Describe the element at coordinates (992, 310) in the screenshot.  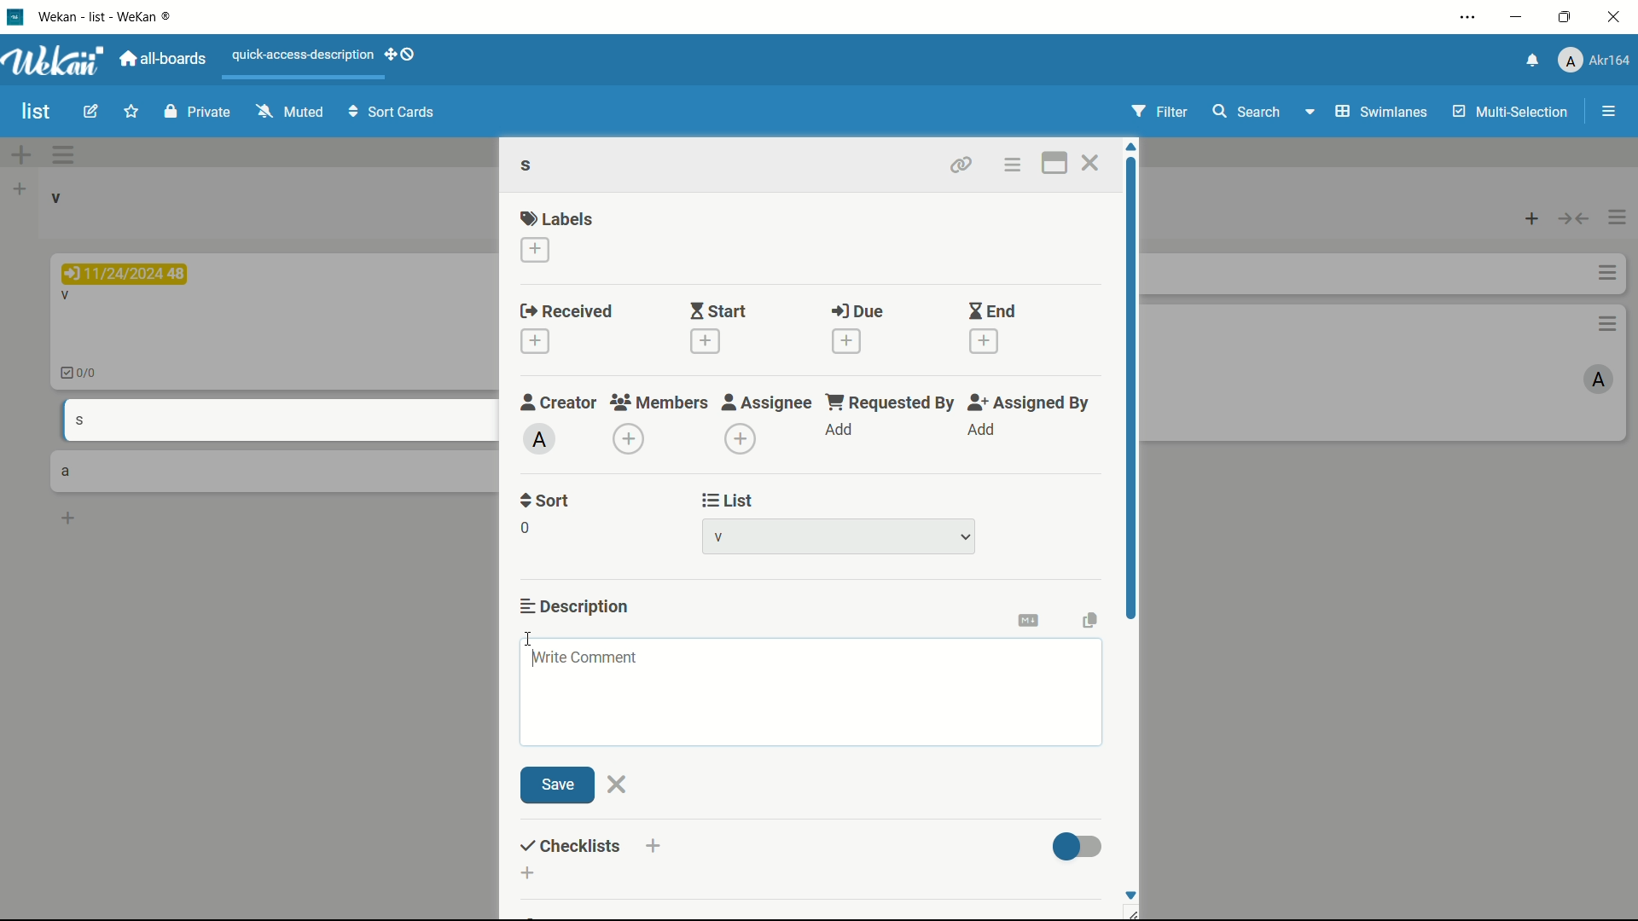
I see `end` at that location.